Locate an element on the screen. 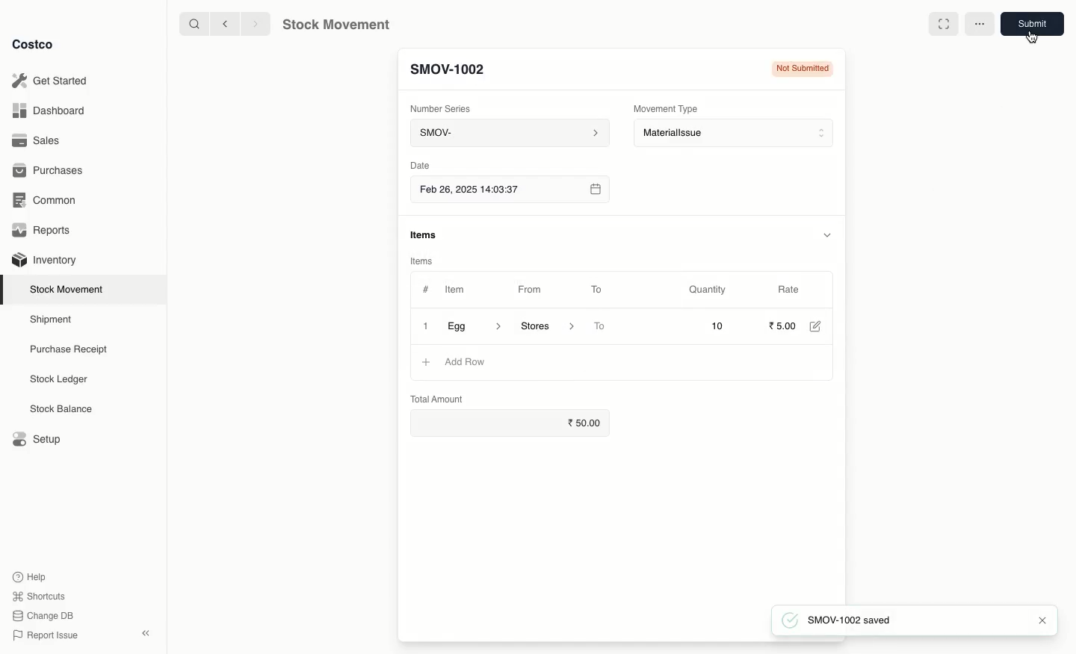 Image resolution: width=1076 pixels, height=654 pixels. New Entry is located at coordinates (445, 72).